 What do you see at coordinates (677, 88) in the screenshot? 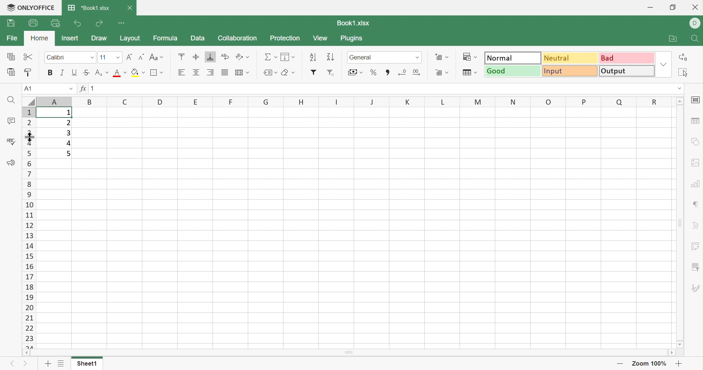
I see `Drop Down` at bounding box center [677, 88].